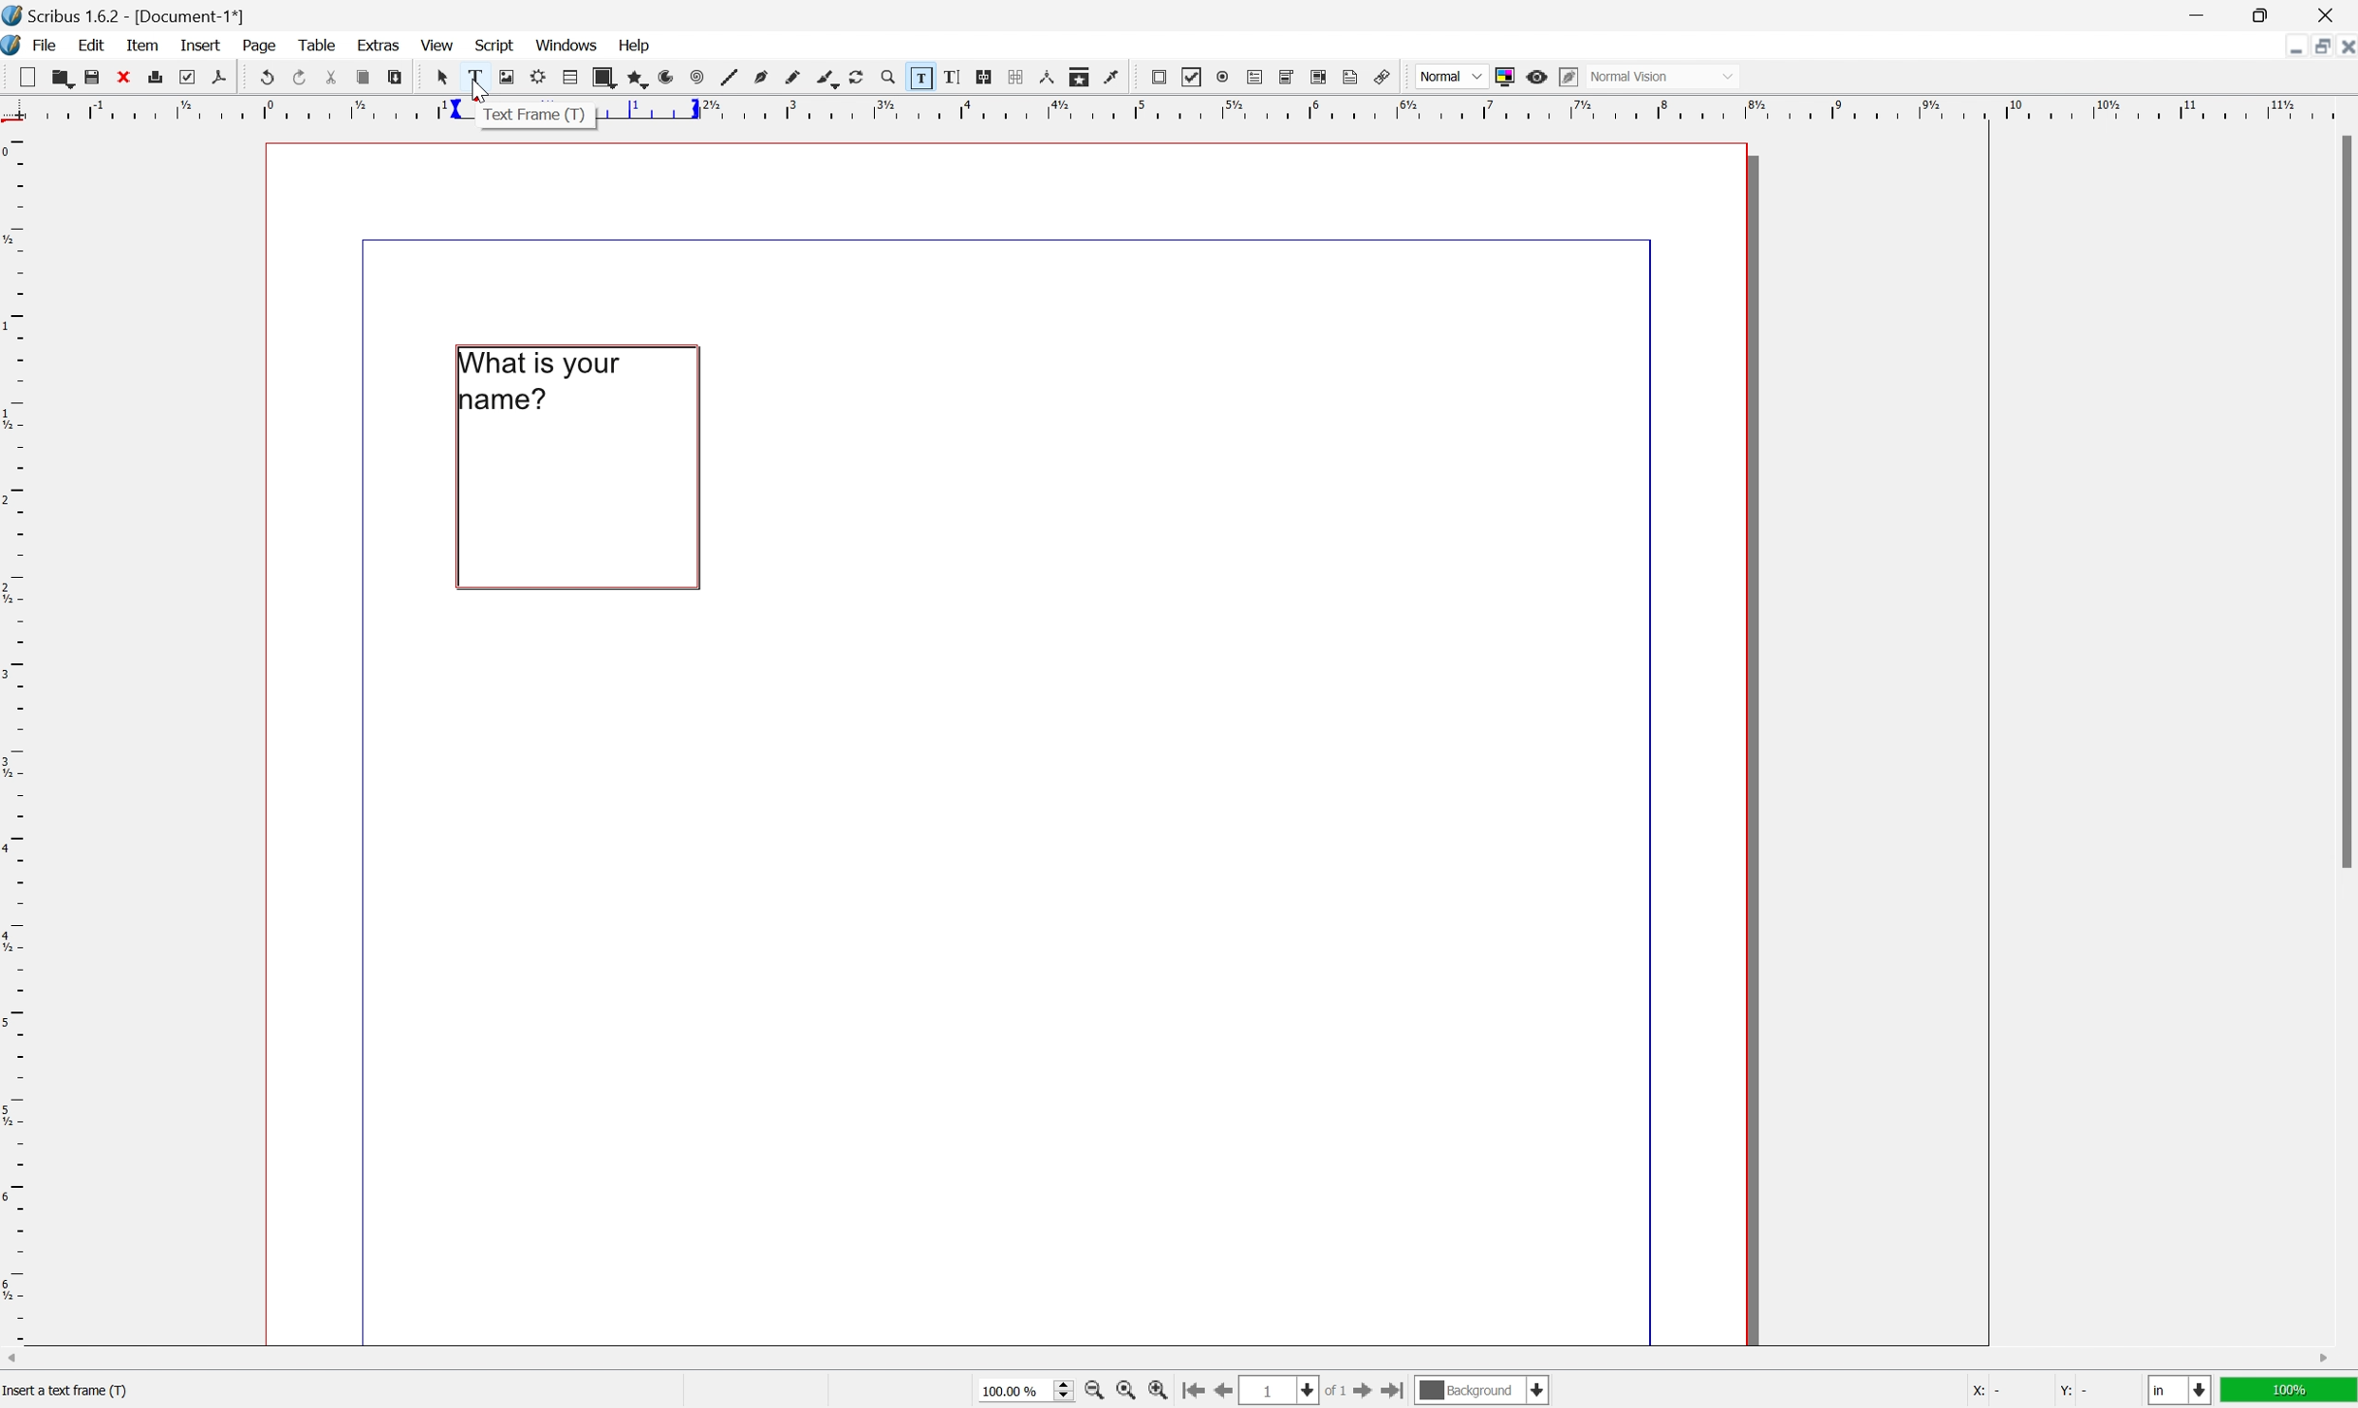  I want to click on freehand line, so click(794, 78).